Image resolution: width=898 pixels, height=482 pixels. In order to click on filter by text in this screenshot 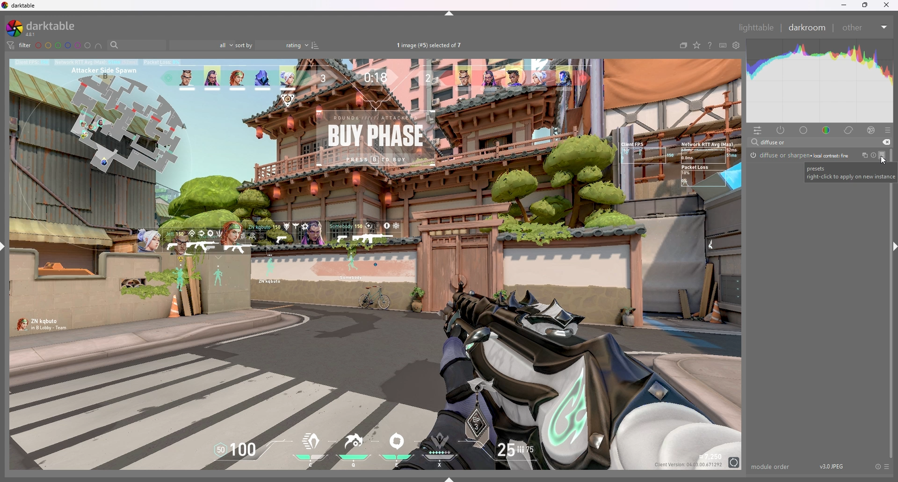, I will do `click(136, 45)`.